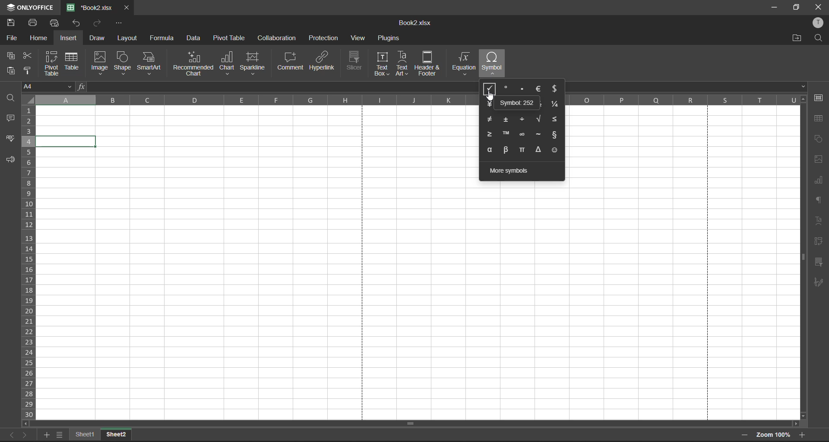 The height and width of the screenshot is (442, 829). What do you see at coordinates (772, 6) in the screenshot?
I see `minimize` at bounding box center [772, 6].